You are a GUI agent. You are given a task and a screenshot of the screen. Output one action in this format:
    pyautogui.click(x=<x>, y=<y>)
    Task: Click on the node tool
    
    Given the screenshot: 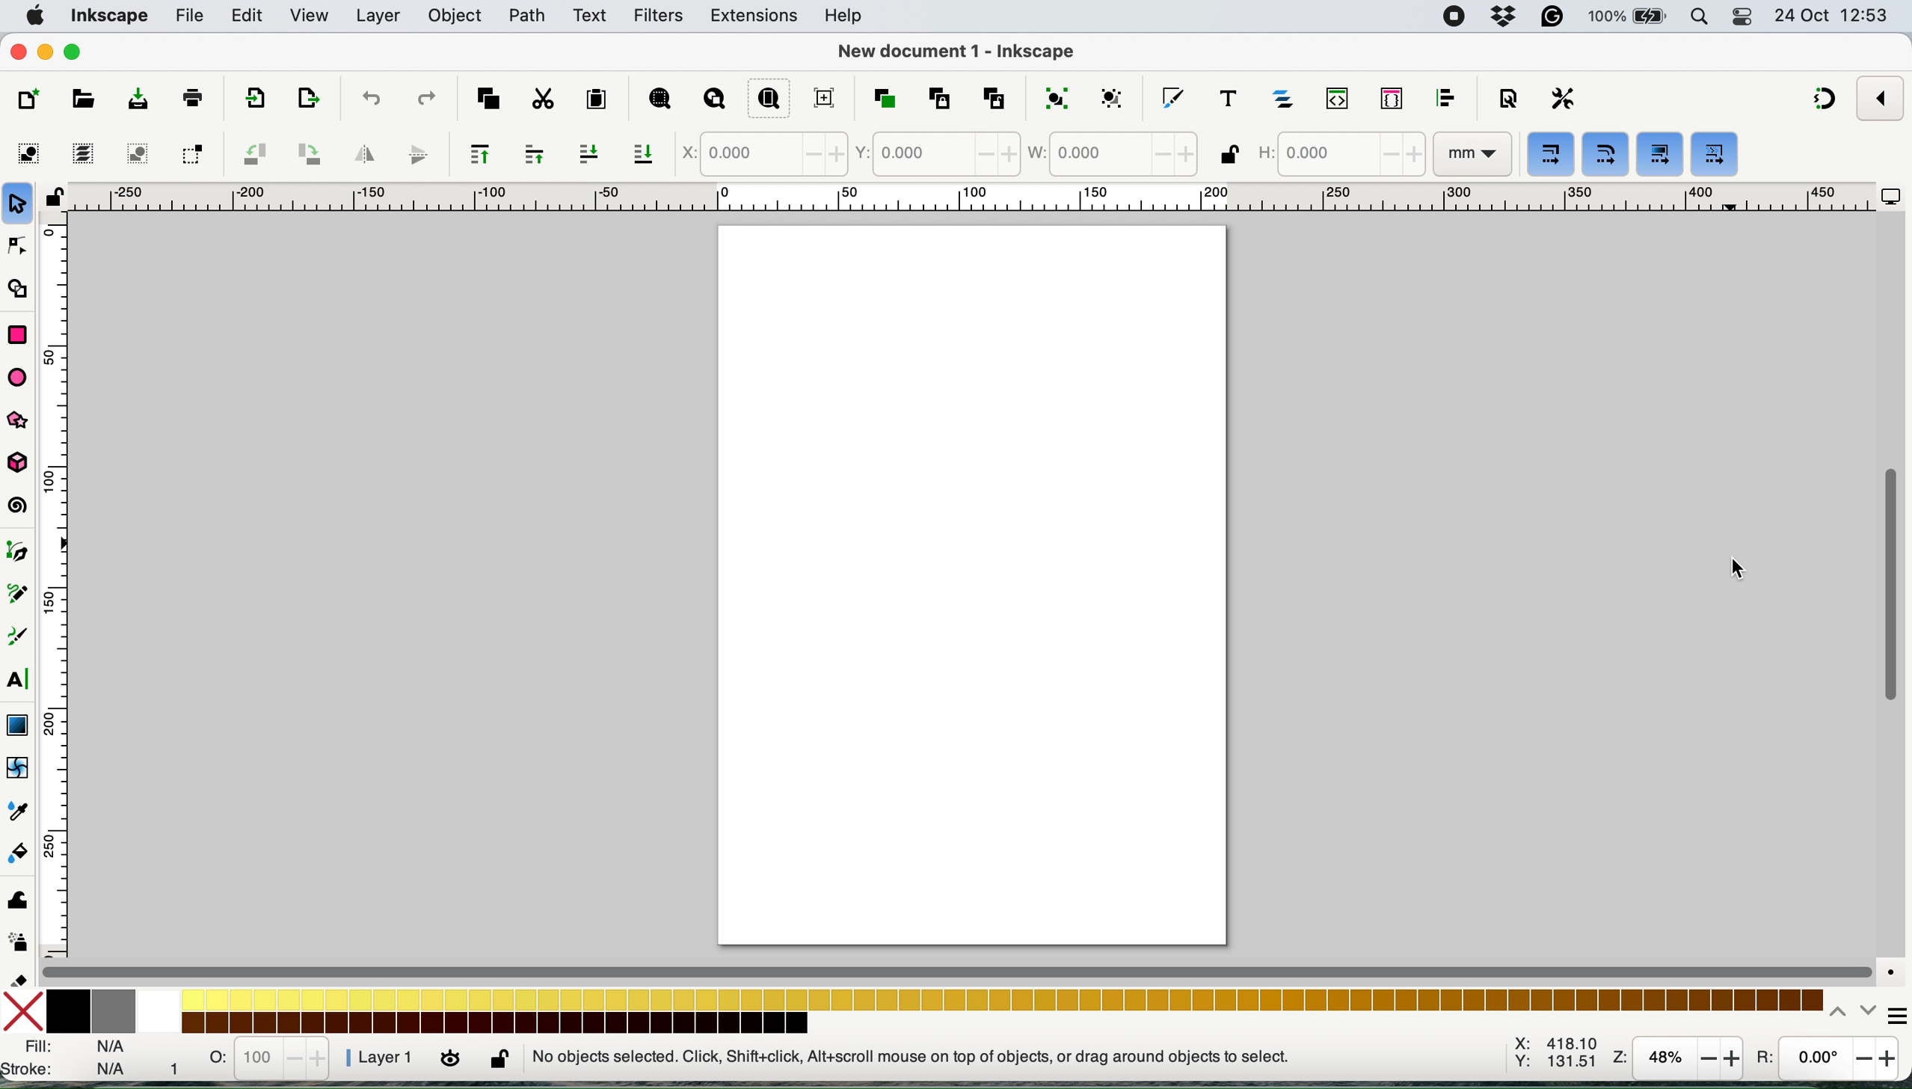 What is the action you would take?
    pyautogui.click(x=21, y=245)
    